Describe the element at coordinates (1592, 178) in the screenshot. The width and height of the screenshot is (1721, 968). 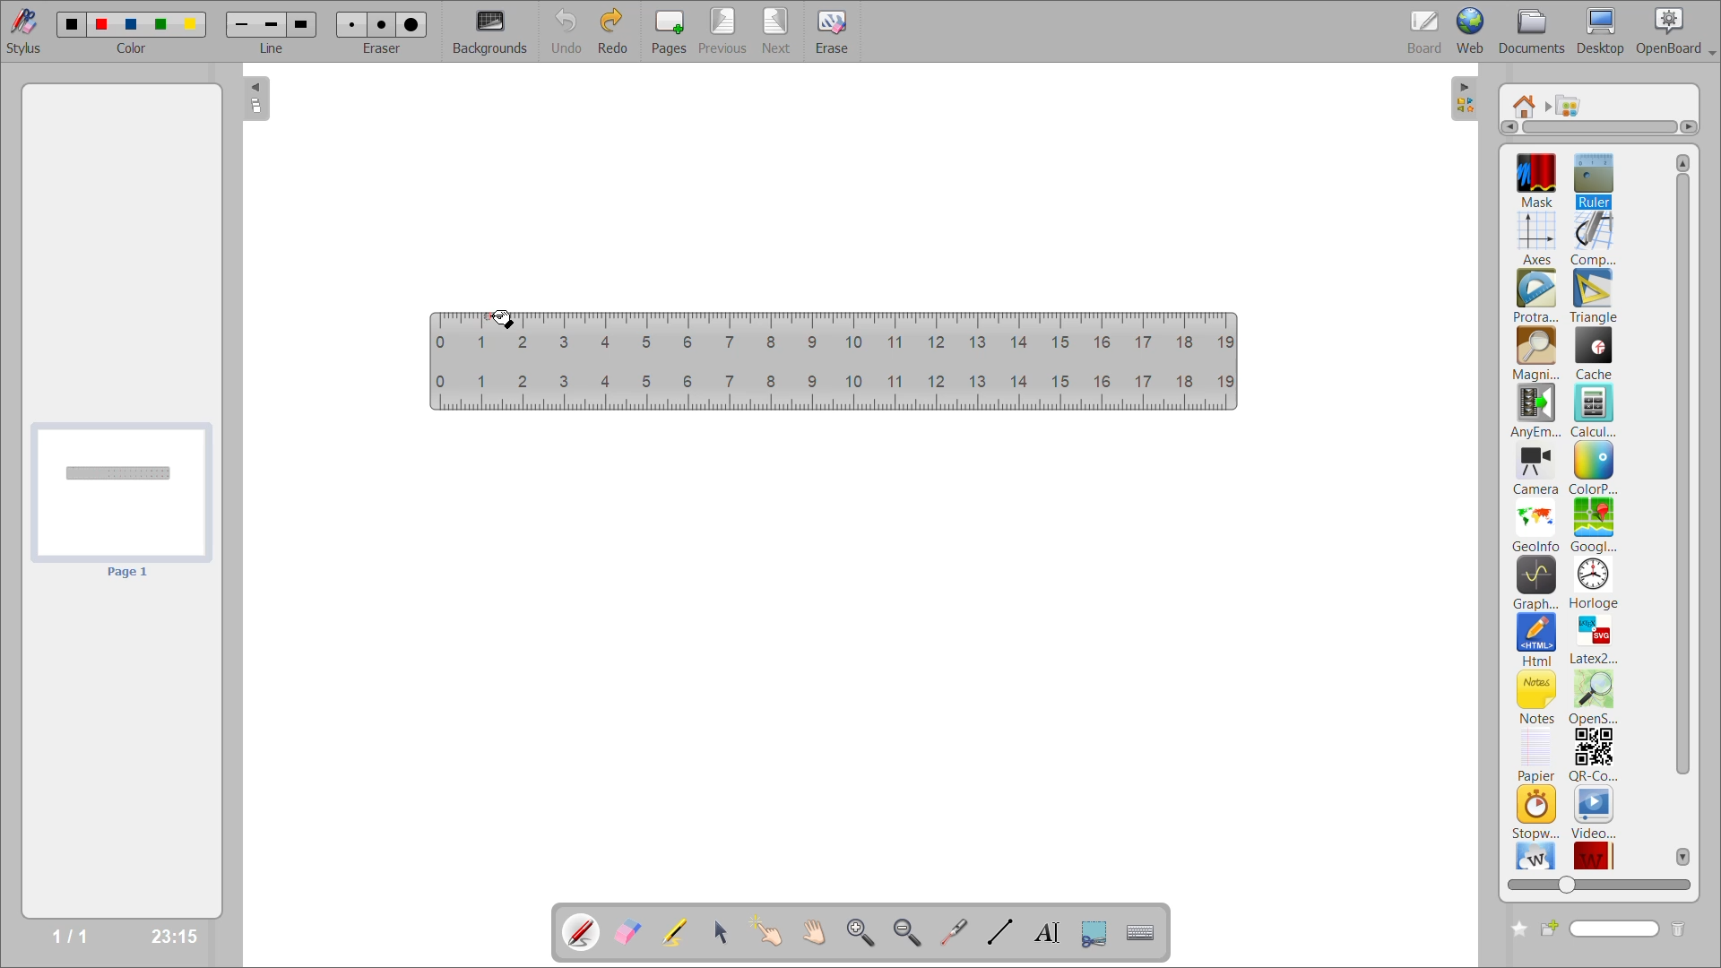
I see `ruler` at that location.